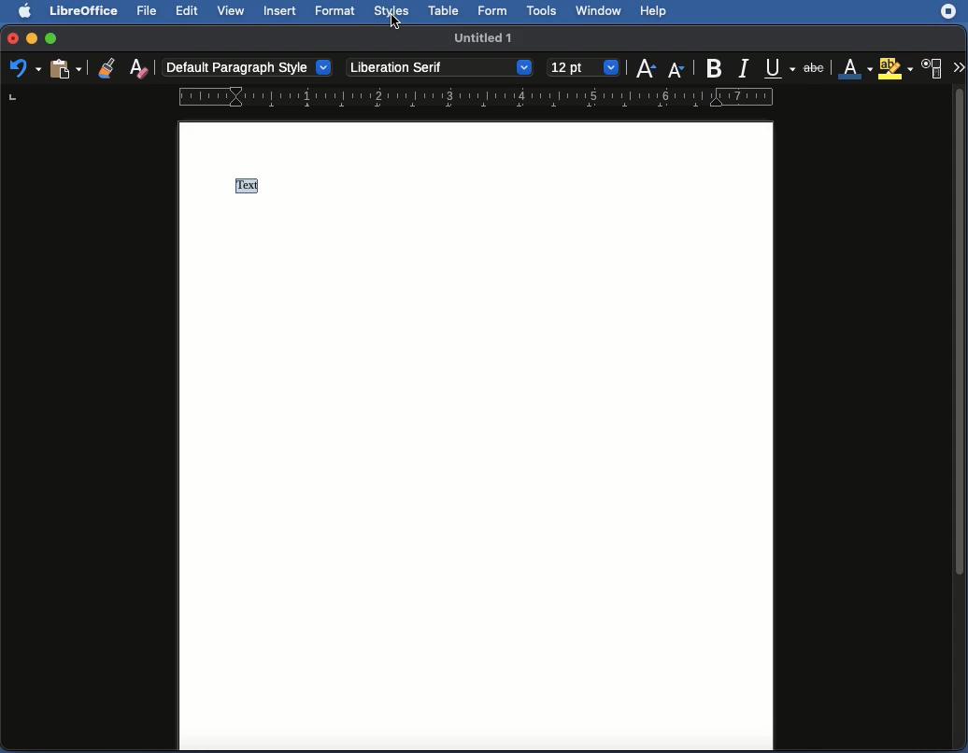 The width and height of the screenshot is (968, 753). I want to click on Character, so click(932, 69).